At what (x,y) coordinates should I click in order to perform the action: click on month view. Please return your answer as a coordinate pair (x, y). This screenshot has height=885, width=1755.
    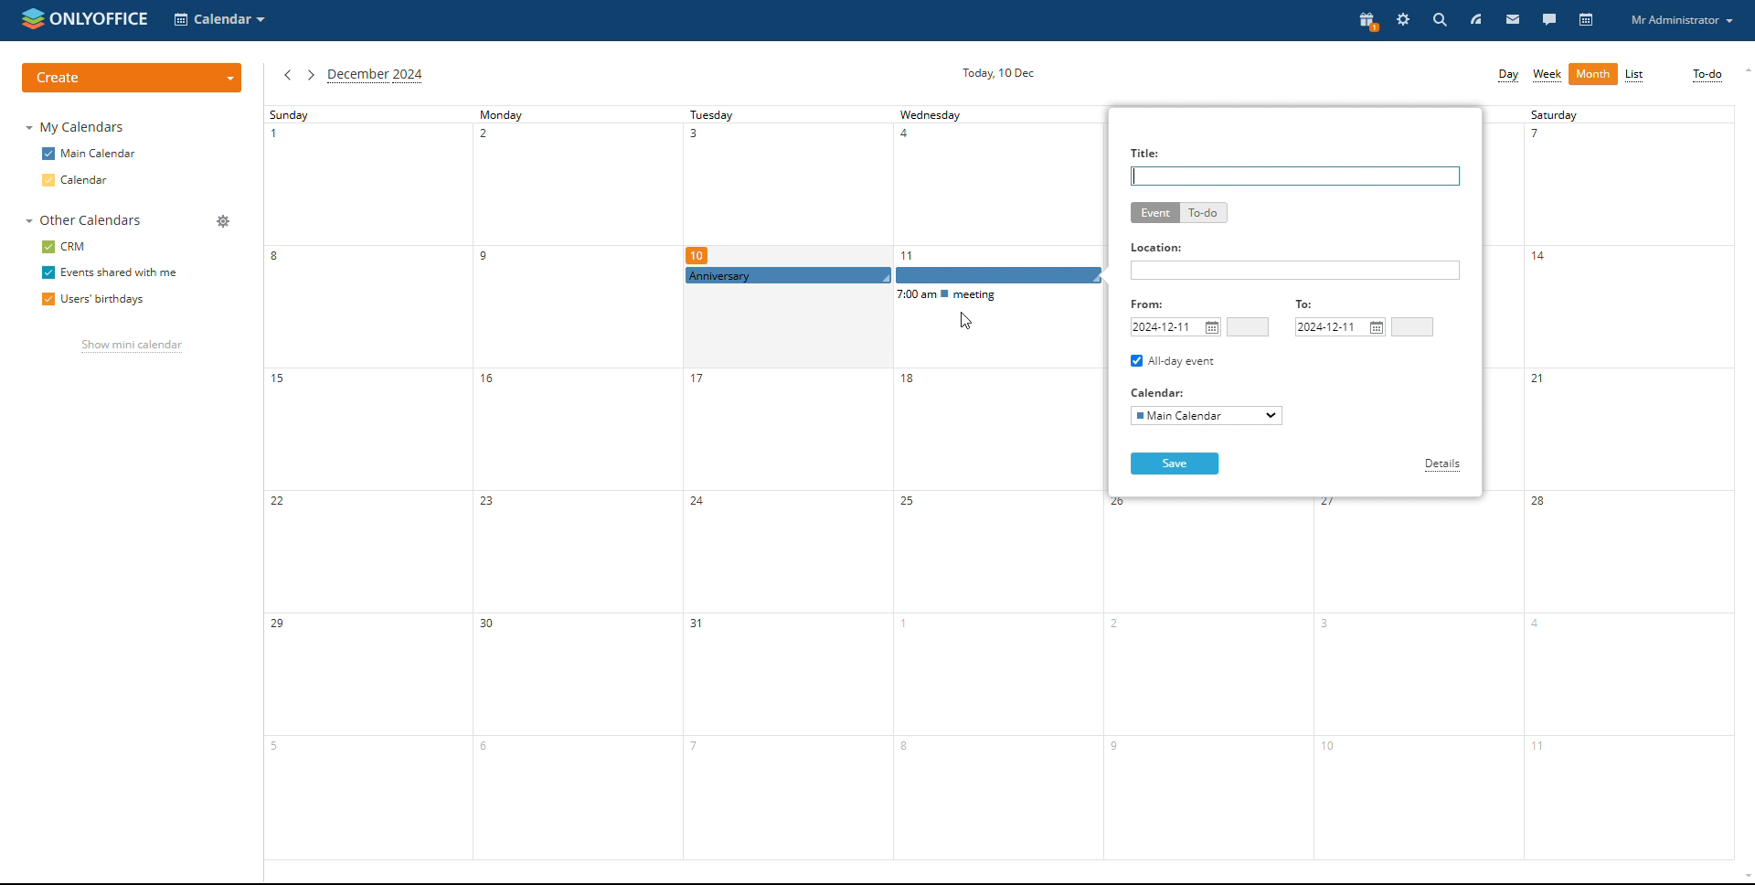
    Looking at the image, I should click on (1593, 74).